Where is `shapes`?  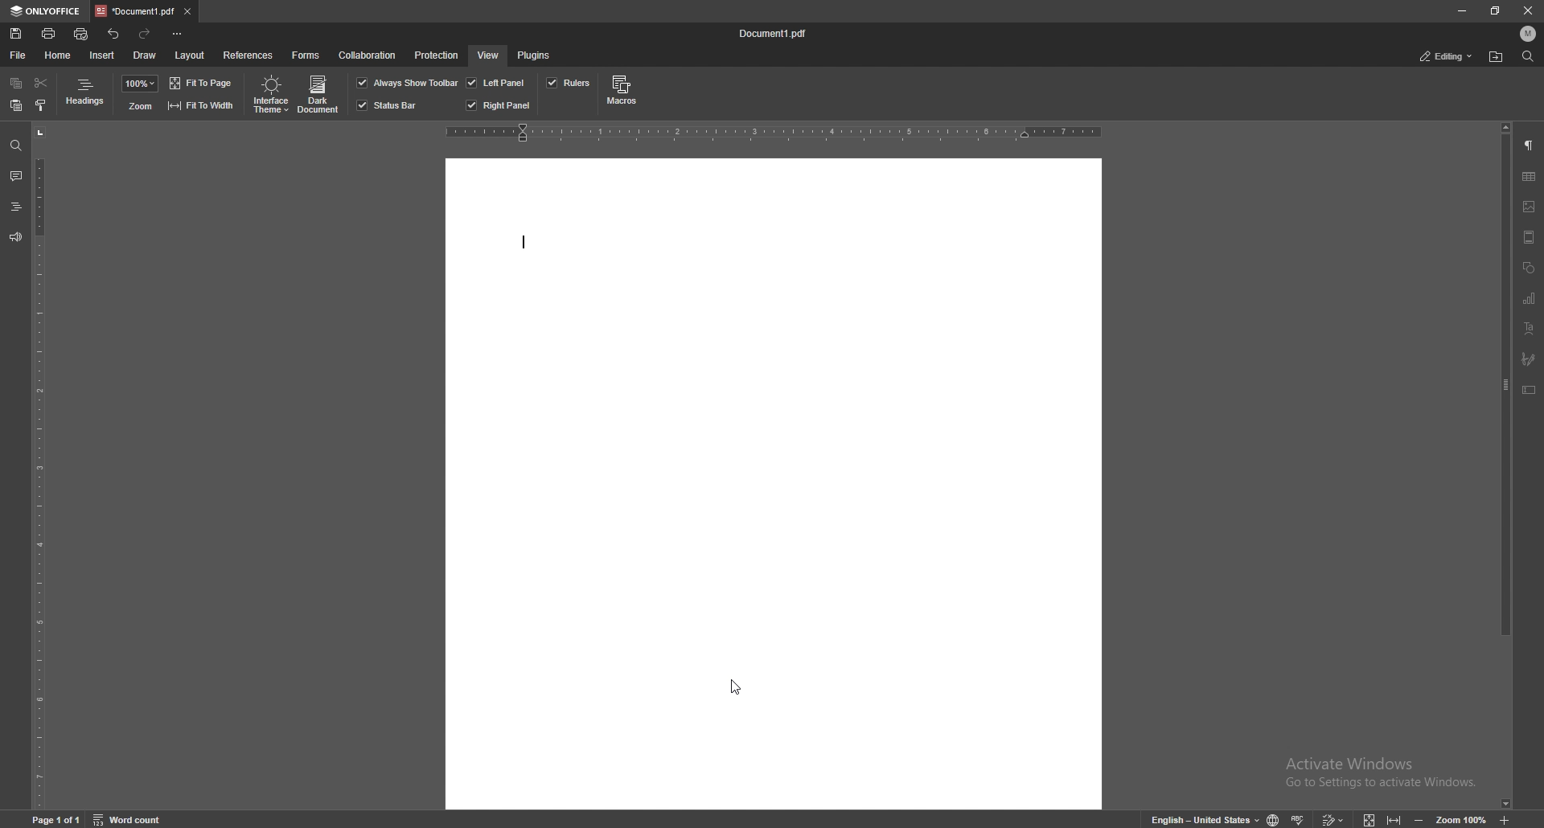 shapes is located at coordinates (1529, 267).